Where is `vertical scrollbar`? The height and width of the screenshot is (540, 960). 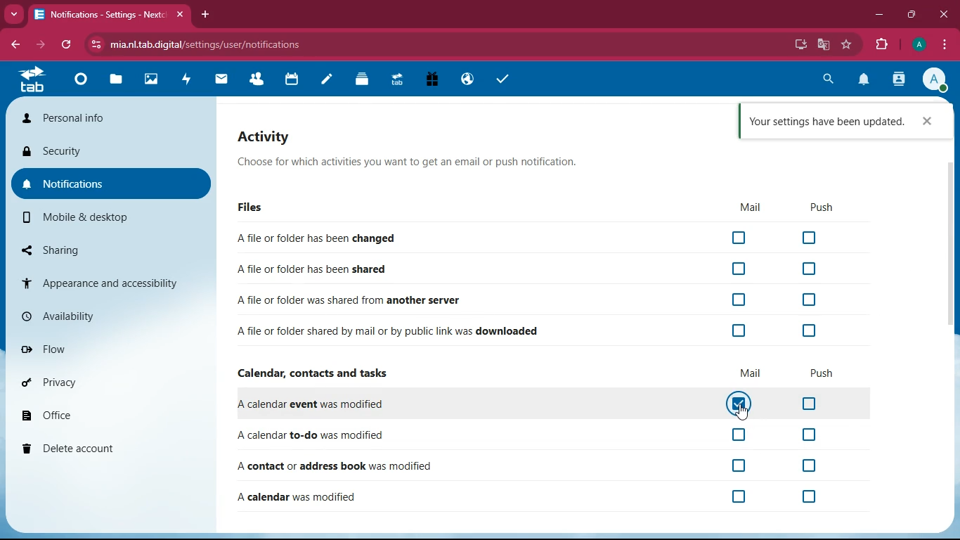 vertical scrollbar is located at coordinates (949, 244).